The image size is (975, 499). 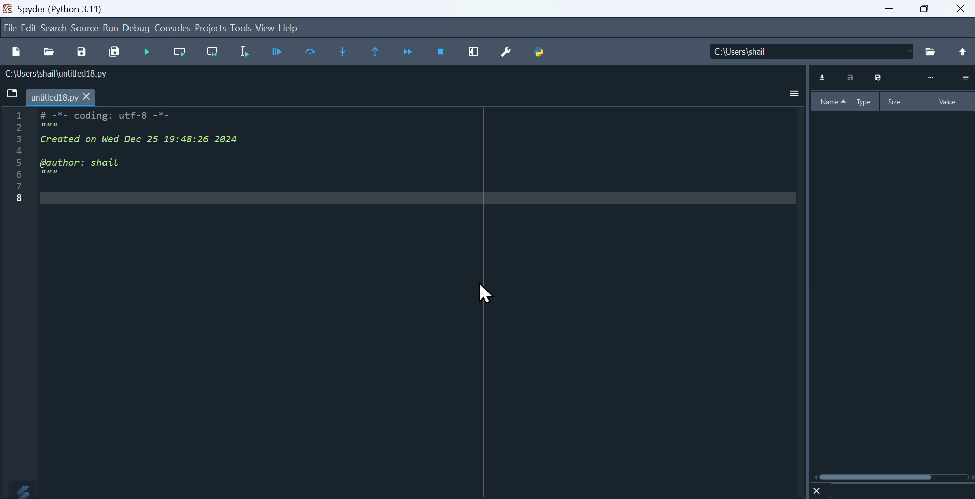 What do you see at coordinates (54, 28) in the screenshot?
I see `Search` at bounding box center [54, 28].